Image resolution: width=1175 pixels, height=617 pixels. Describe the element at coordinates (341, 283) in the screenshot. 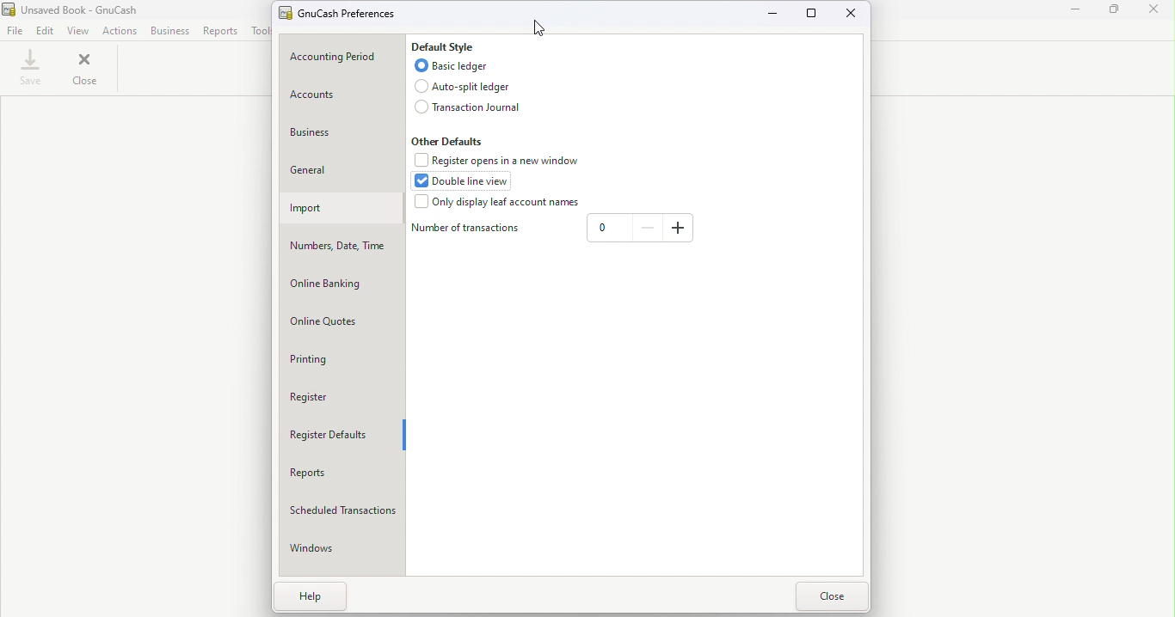

I see `Online Banking` at that location.